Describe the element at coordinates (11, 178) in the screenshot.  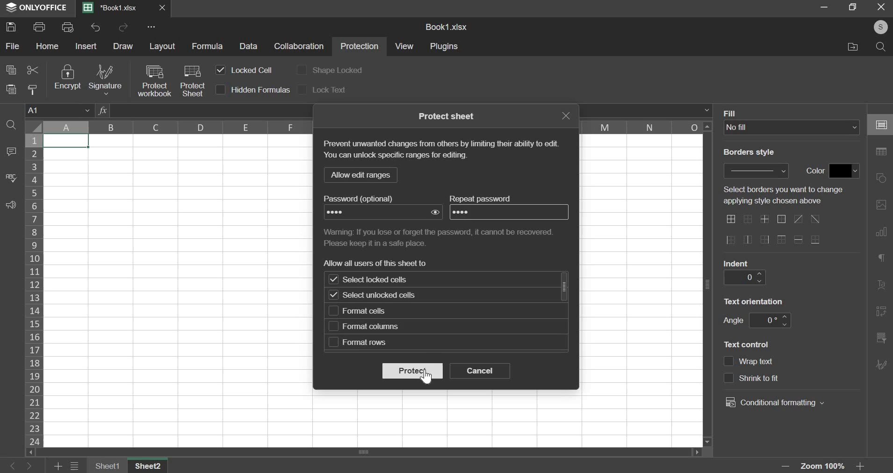
I see `spelling` at that location.